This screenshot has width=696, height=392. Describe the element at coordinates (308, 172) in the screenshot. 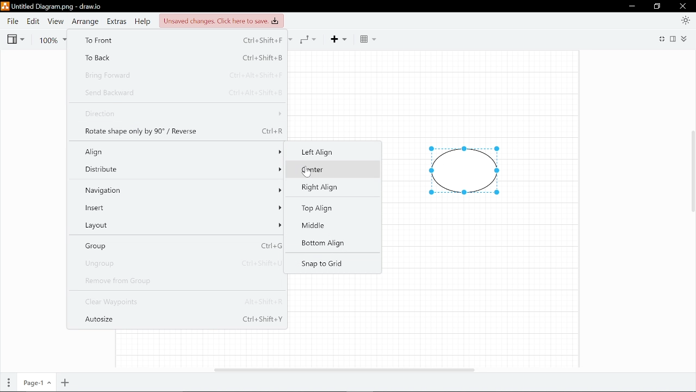

I see `Cursor` at that location.